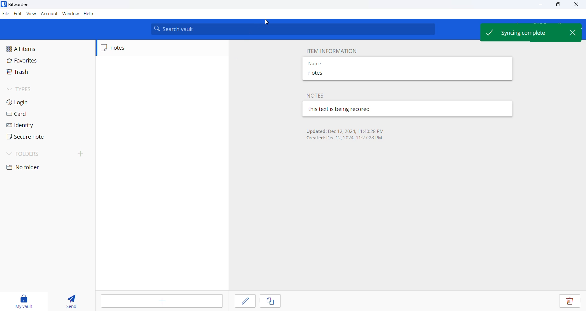  Describe the element at coordinates (339, 63) in the screenshot. I see `name ` at that location.